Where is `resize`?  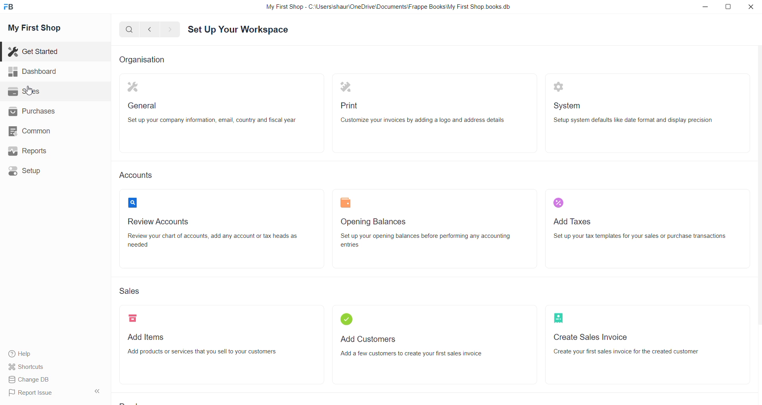 resize is located at coordinates (729, 8).